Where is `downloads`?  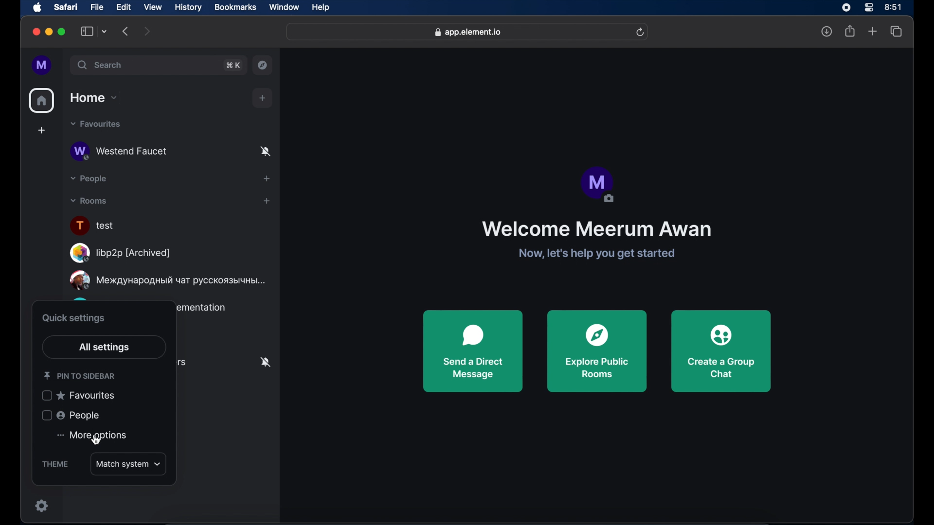
downloads is located at coordinates (824, 31).